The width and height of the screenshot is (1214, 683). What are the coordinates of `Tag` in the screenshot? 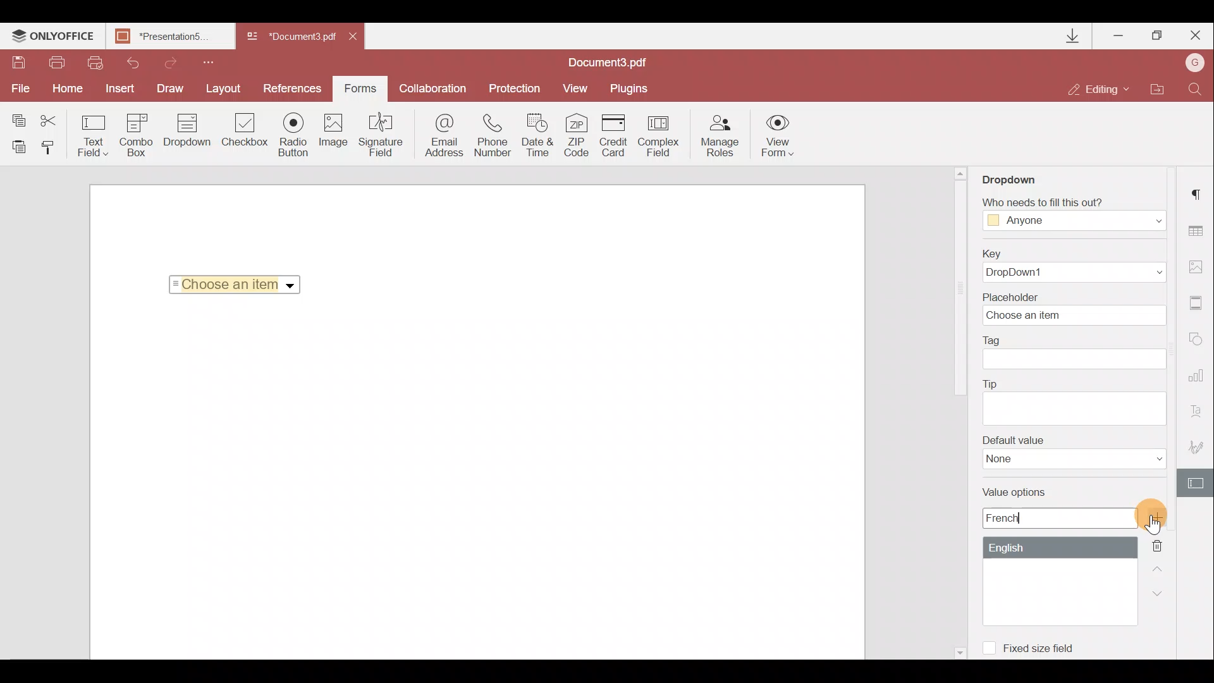 It's located at (1075, 352).